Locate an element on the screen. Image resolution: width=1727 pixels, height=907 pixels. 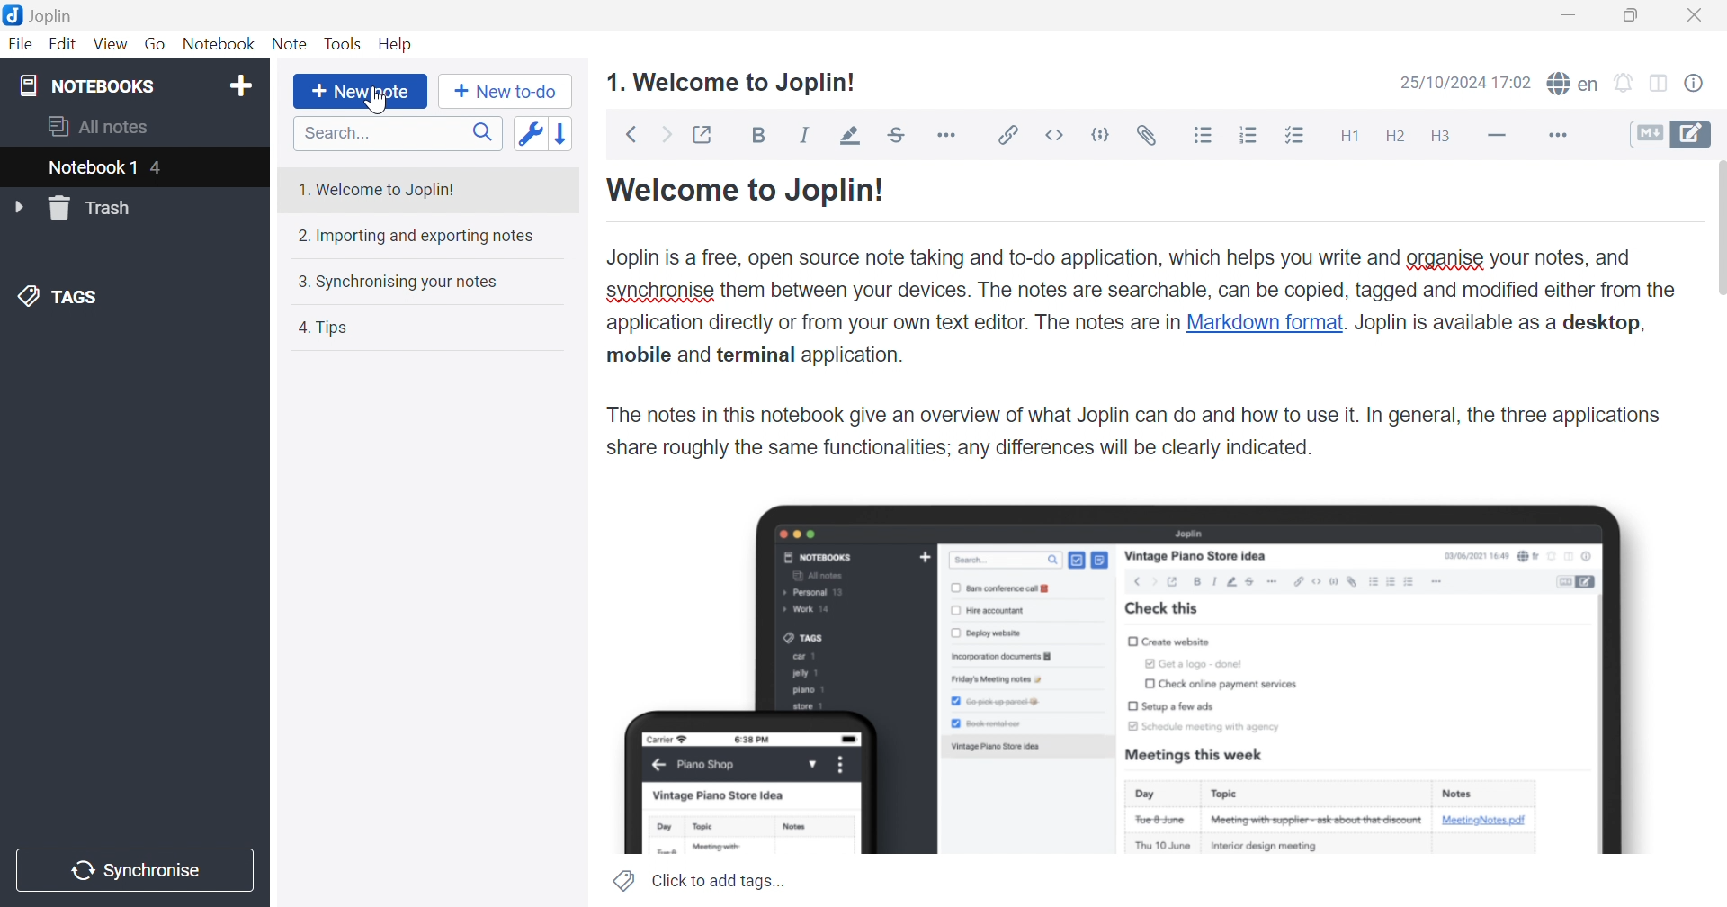
Bold is located at coordinates (763, 137).